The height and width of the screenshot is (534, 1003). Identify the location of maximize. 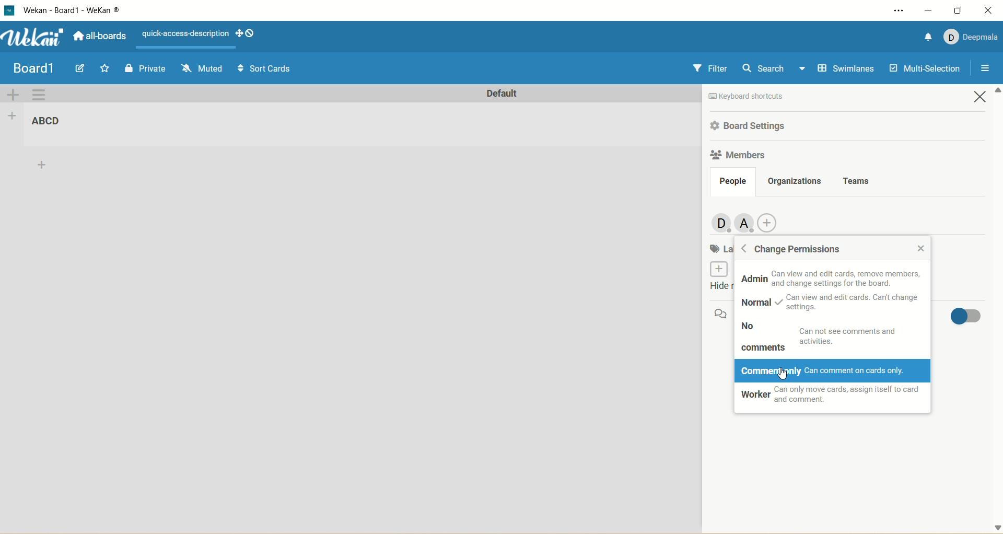
(957, 10).